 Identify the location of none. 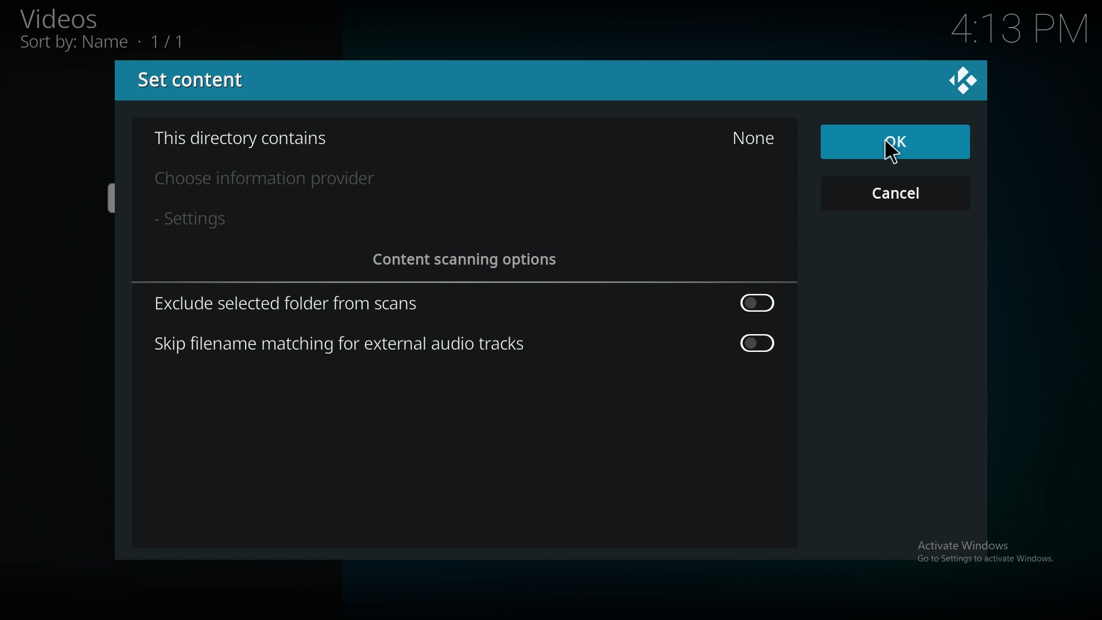
(752, 138).